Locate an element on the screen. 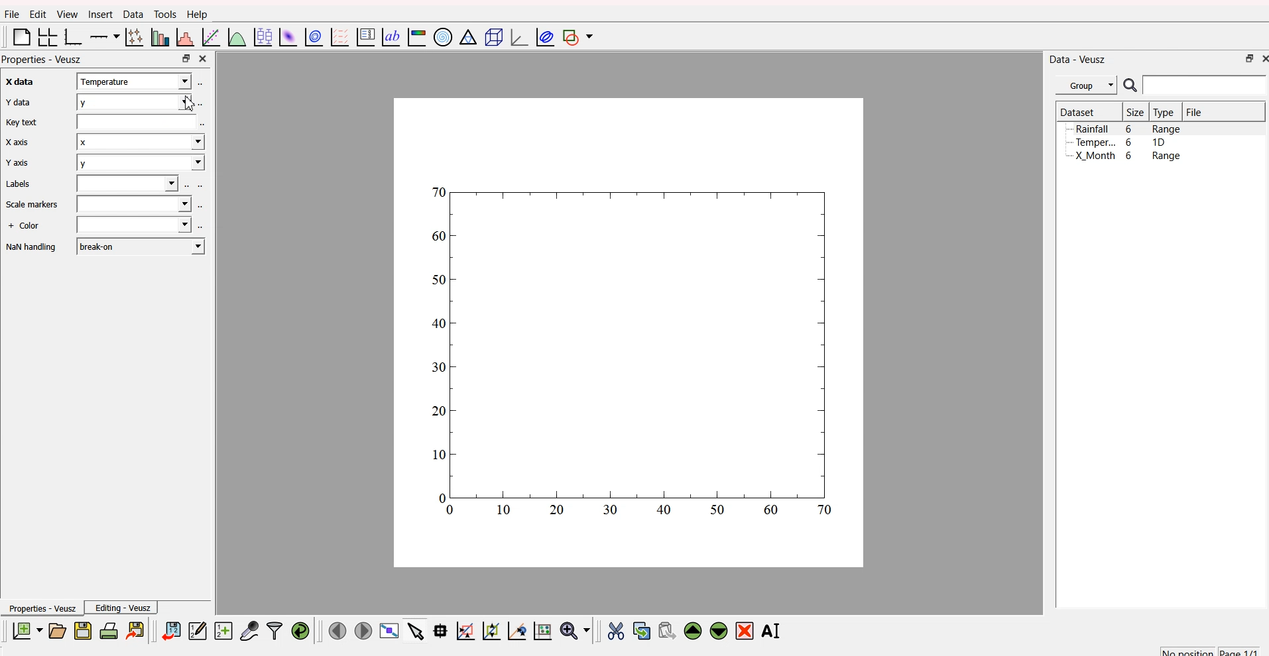 The width and height of the screenshot is (1269, 656). X axis is located at coordinates (19, 142).